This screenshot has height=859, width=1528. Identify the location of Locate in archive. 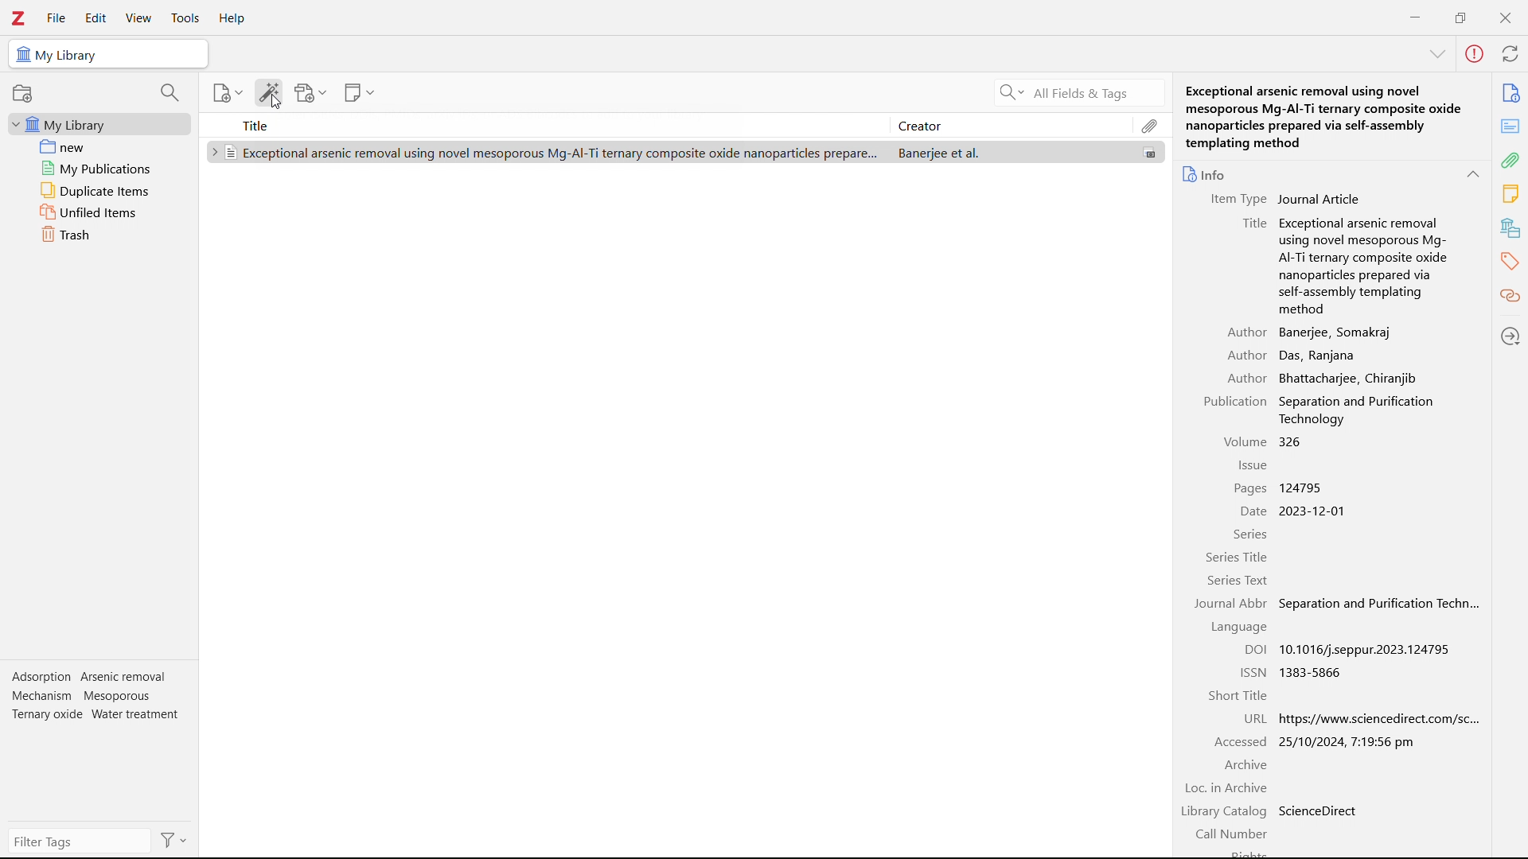
(1227, 788).